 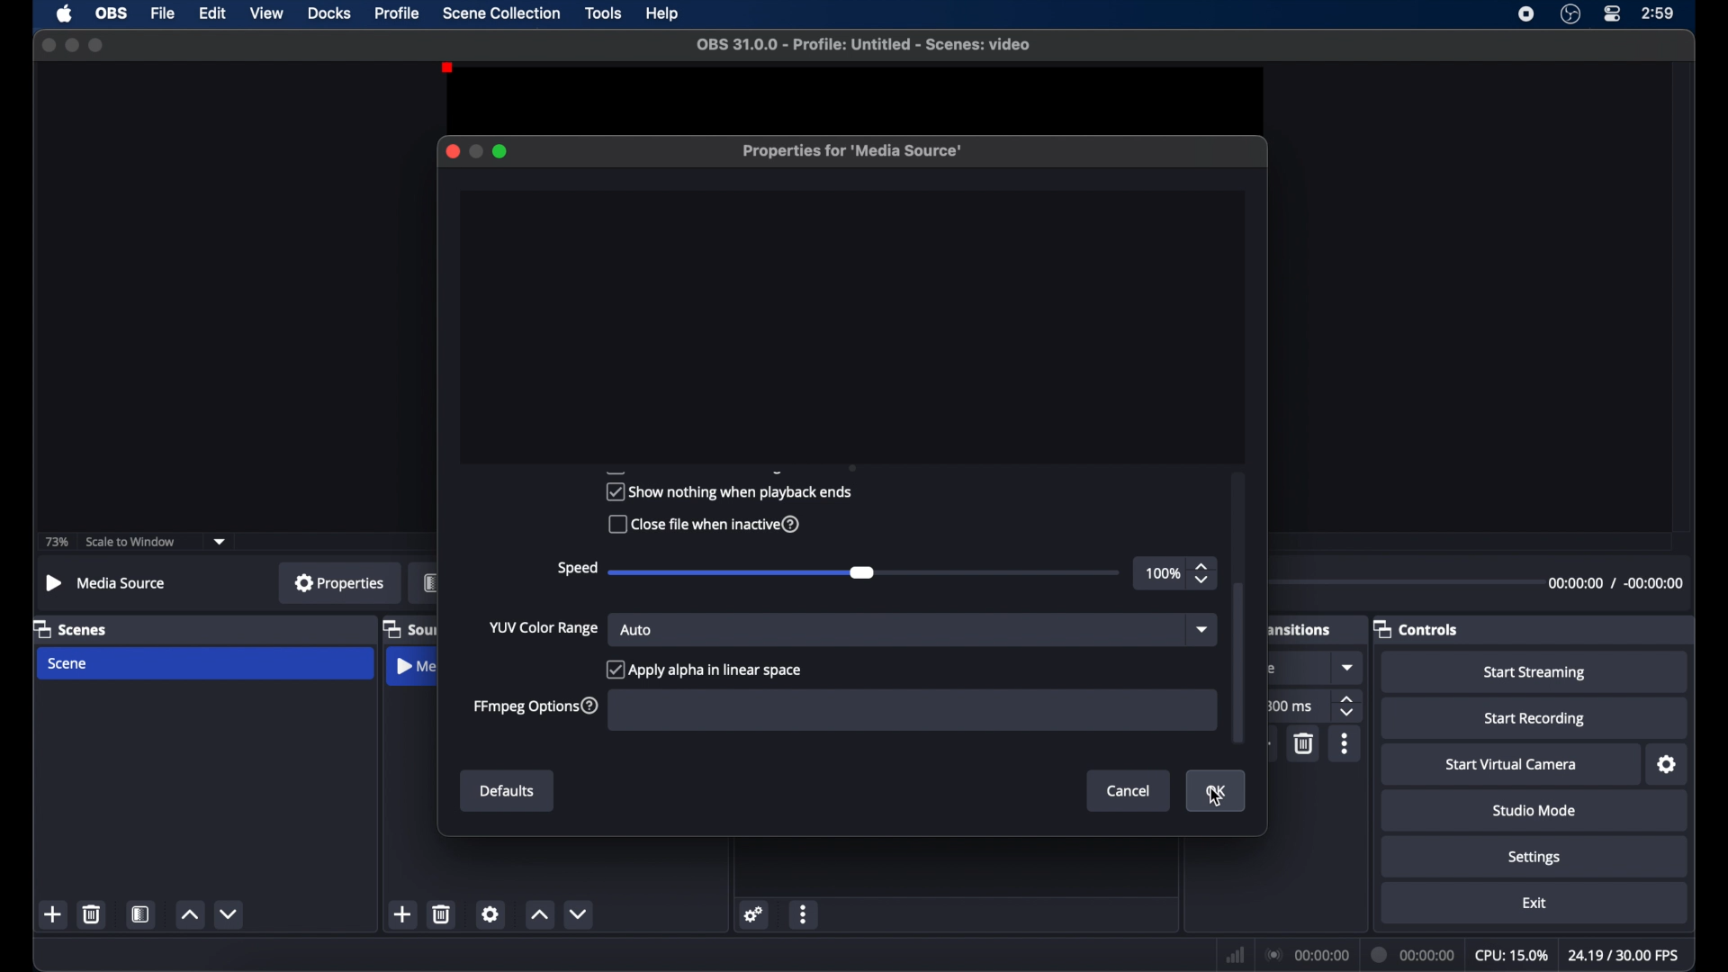 What do you see at coordinates (113, 13) in the screenshot?
I see `ob` at bounding box center [113, 13].